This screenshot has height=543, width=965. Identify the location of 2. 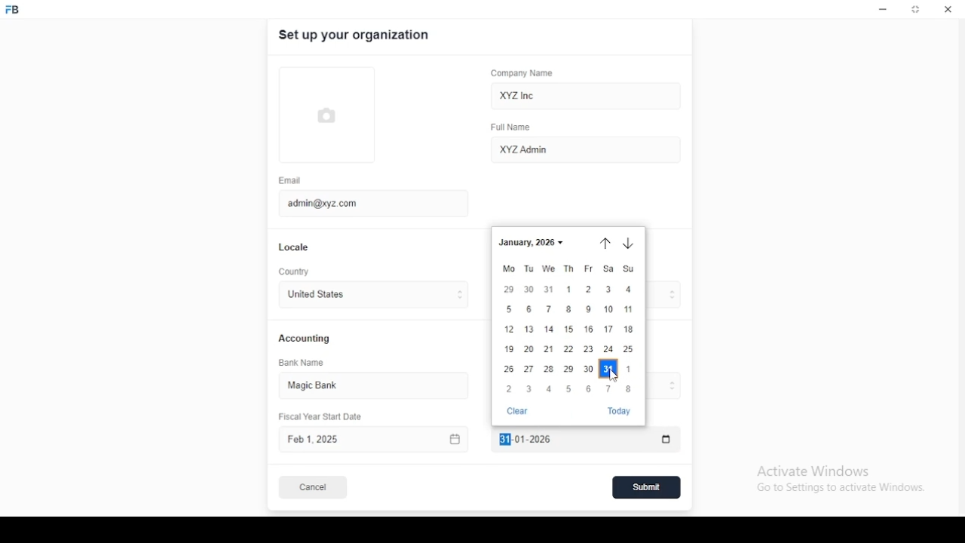
(587, 290).